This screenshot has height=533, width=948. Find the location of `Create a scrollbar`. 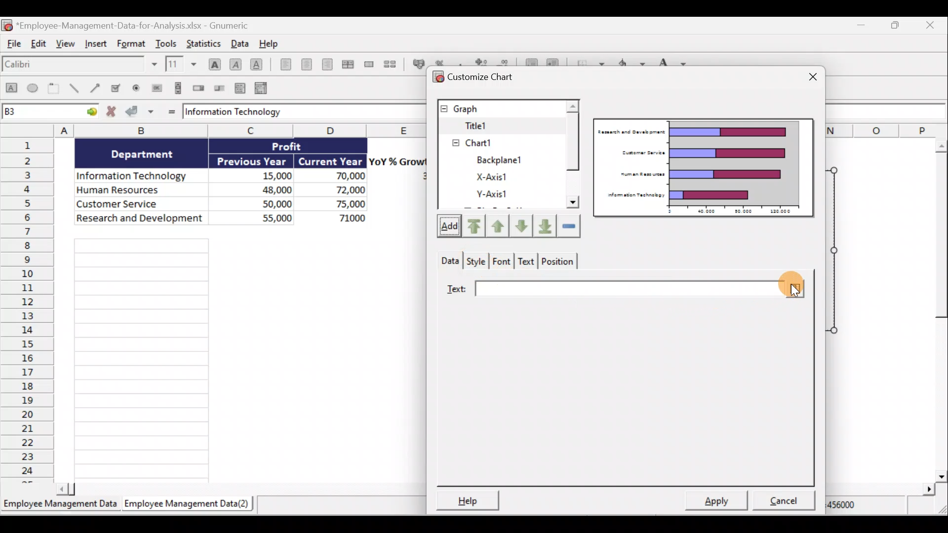

Create a scrollbar is located at coordinates (176, 88).